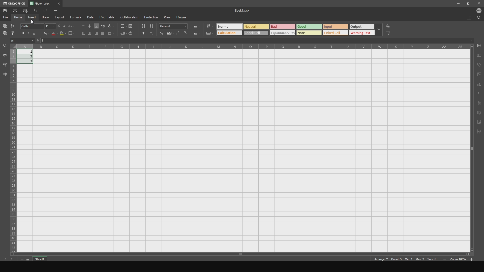 The image size is (484, 272). Describe the element at coordinates (5, 64) in the screenshot. I see `spell checking` at that location.